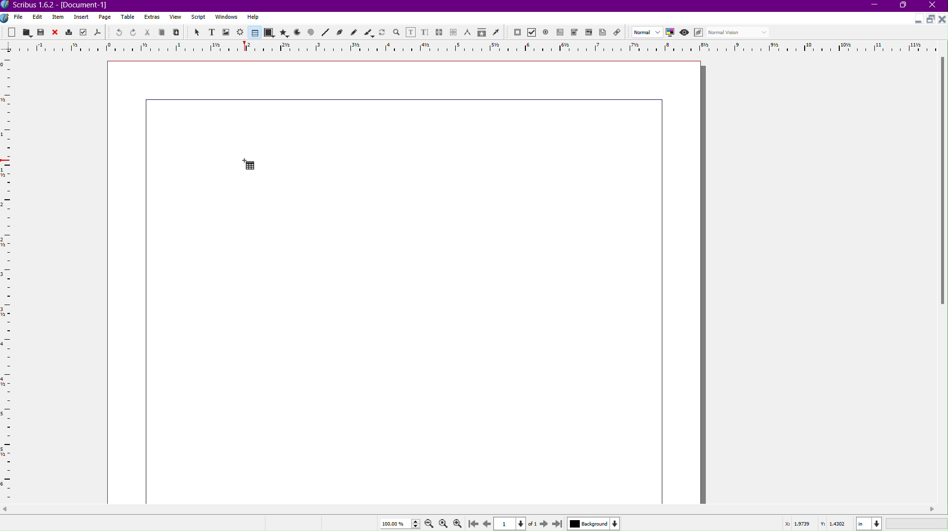 The height and width of the screenshot is (531, 948). Describe the element at coordinates (469, 32) in the screenshot. I see `Measurements` at that location.